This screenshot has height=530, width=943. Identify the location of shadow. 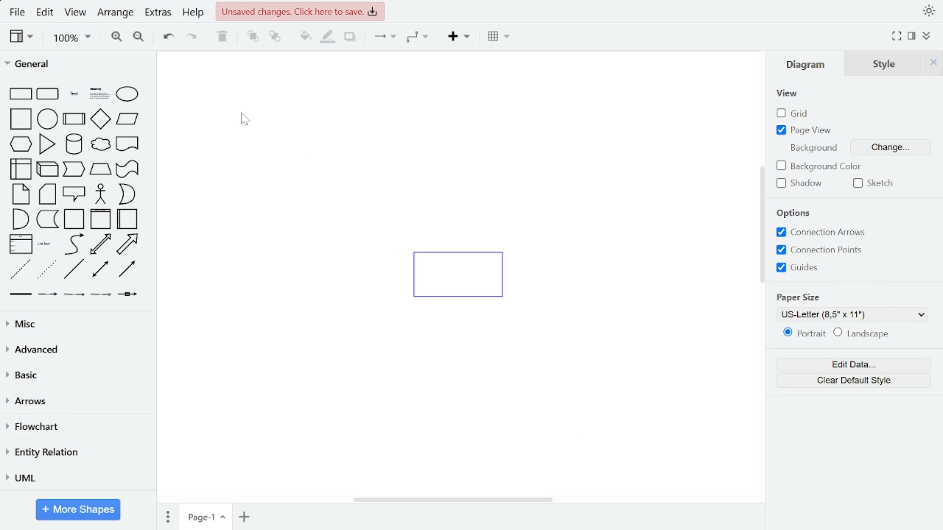
(350, 38).